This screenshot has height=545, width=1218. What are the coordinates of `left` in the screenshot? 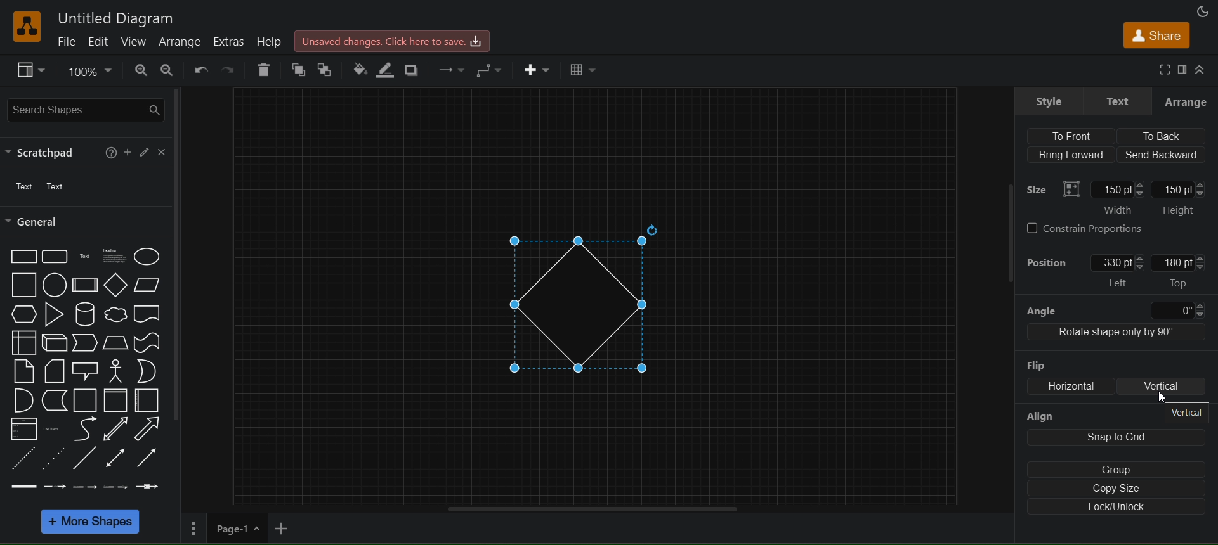 It's located at (1120, 270).